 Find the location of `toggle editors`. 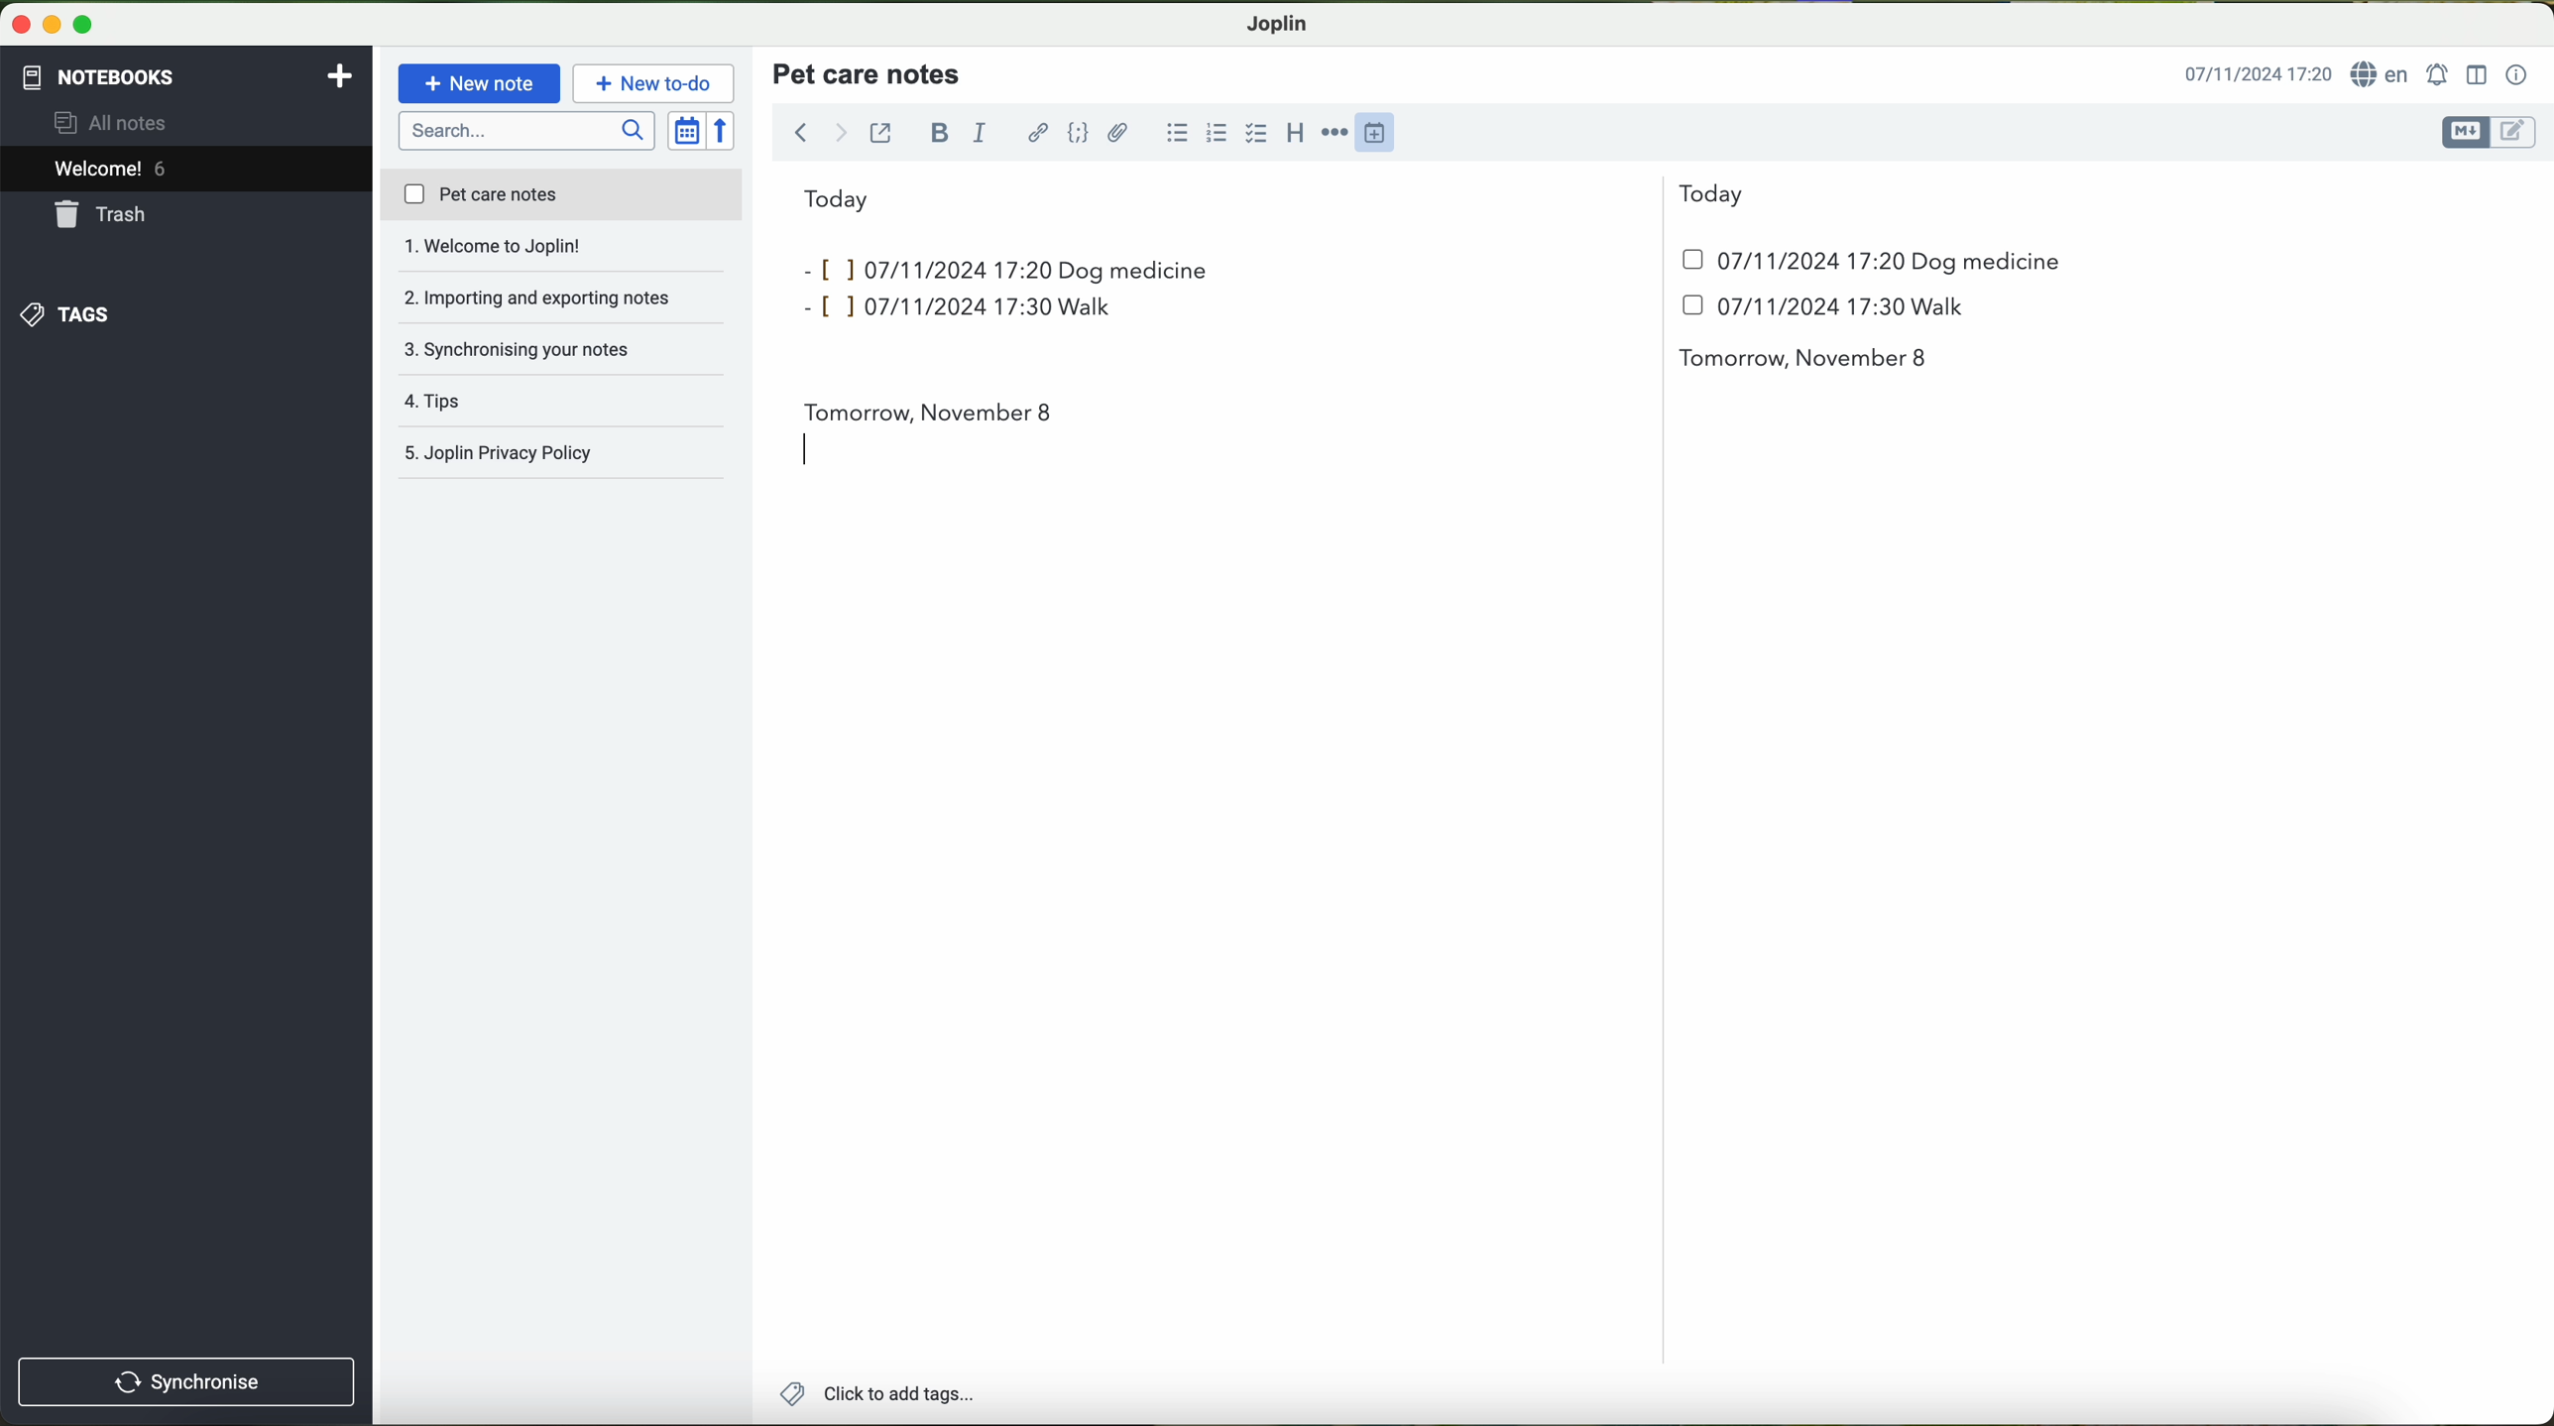

toggle editors is located at coordinates (2487, 133).